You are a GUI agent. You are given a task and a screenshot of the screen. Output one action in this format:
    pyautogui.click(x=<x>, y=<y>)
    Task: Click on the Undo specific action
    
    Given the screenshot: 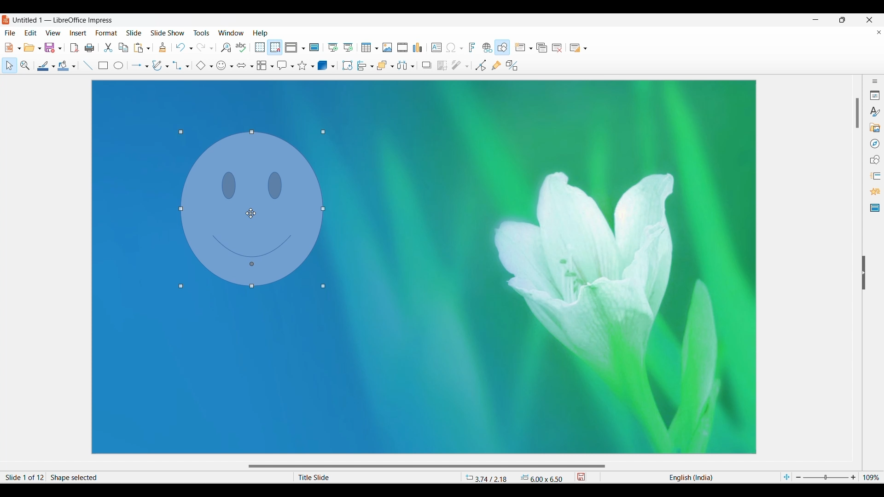 What is the action you would take?
    pyautogui.click(x=191, y=49)
    